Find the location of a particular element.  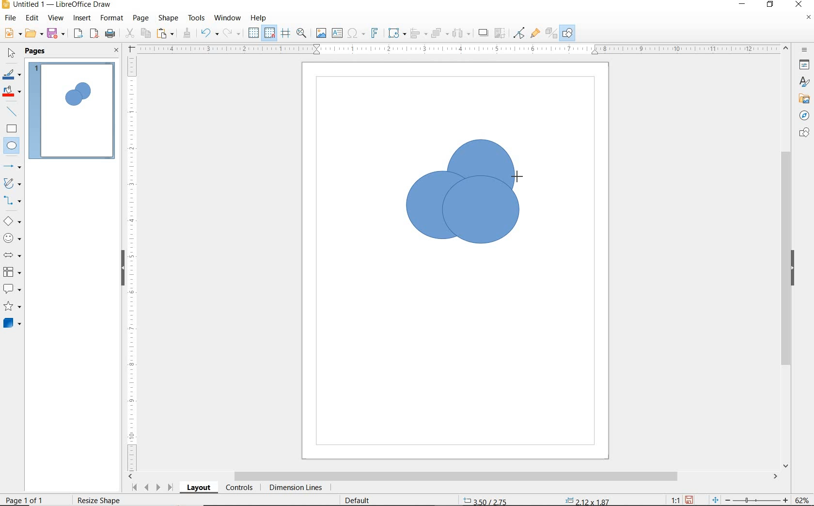

RECTANGLE is located at coordinates (12, 130).